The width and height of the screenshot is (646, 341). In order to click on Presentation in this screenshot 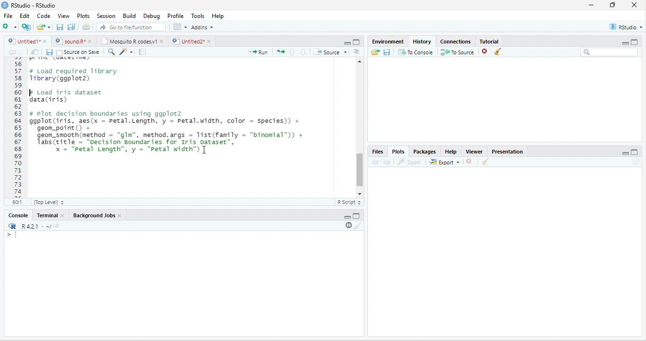, I will do `click(508, 152)`.